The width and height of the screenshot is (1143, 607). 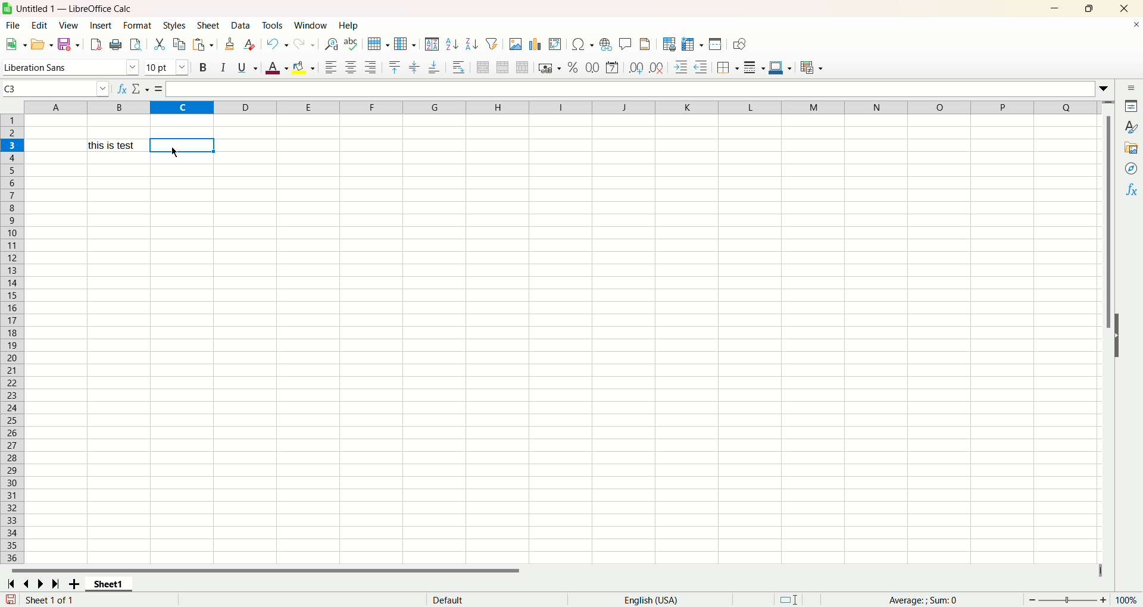 What do you see at coordinates (605, 44) in the screenshot?
I see `insert hyperlink` at bounding box center [605, 44].